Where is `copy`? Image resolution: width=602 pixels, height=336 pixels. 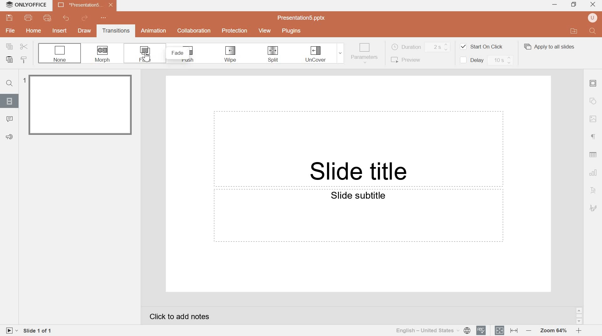
copy is located at coordinates (10, 46).